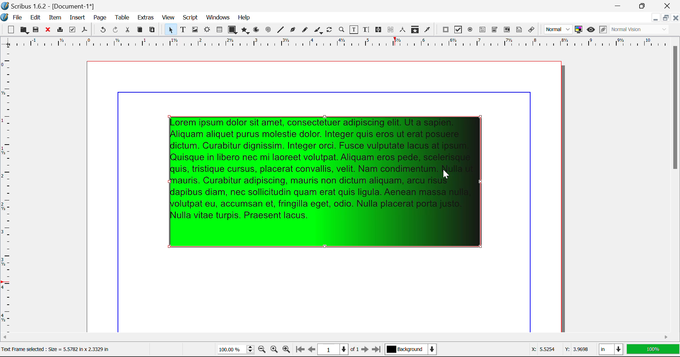  Describe the element at coordinates (147, 18) in the screenshot. I see `Extras` at that location.